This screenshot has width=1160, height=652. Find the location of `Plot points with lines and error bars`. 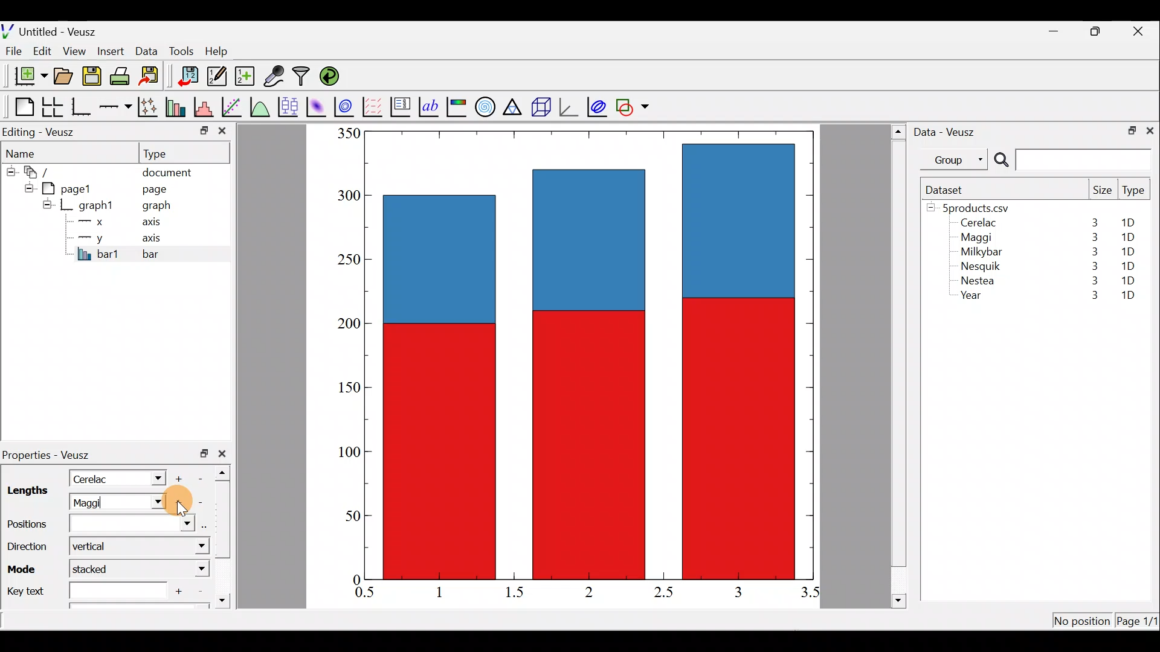

Plot points with lines and error bars is located at coordinates (150, 107).